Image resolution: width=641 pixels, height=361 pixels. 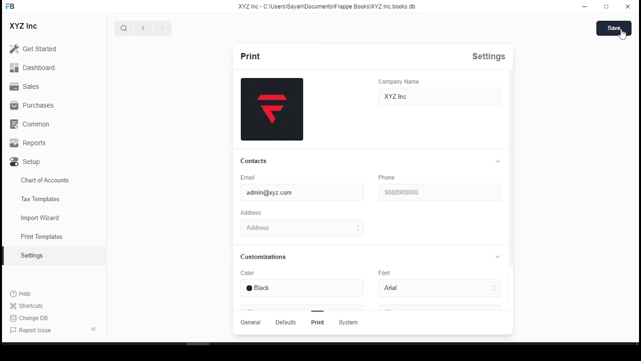 What do you see at coordinates (262, 257) in the screenshot?
I see `Customizations` at bounding box center [262, 257].